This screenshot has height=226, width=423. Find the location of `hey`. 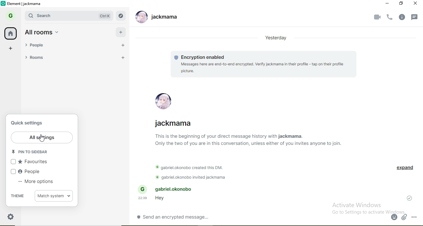

hey is located at coordinates (159, 199).